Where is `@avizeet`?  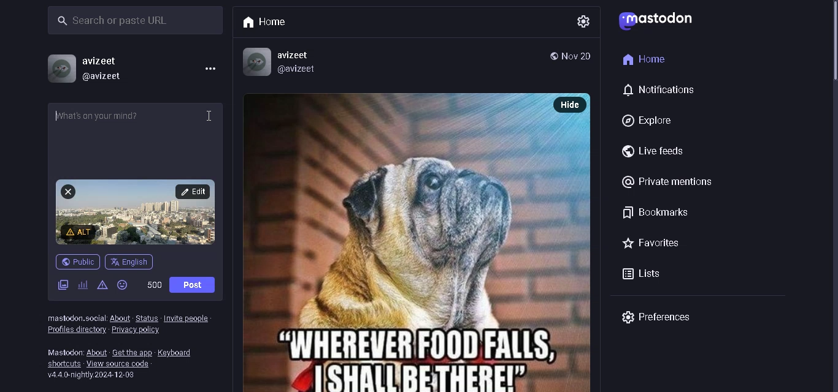
@avizeet is located at coordinates (305, 69).